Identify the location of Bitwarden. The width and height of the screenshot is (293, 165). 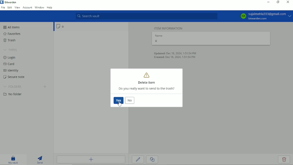
(12, 2).